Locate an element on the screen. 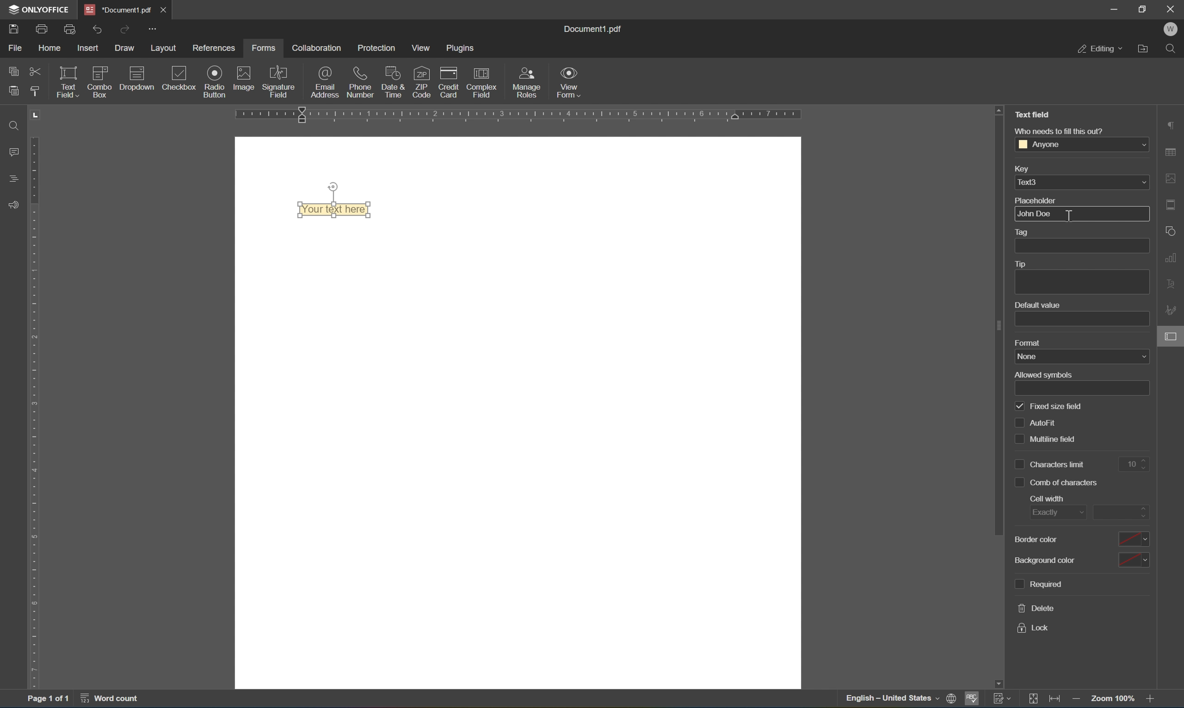 The height and width of the screenshot is (708, 1184). zoom in is located at coordinates (1154, 701).